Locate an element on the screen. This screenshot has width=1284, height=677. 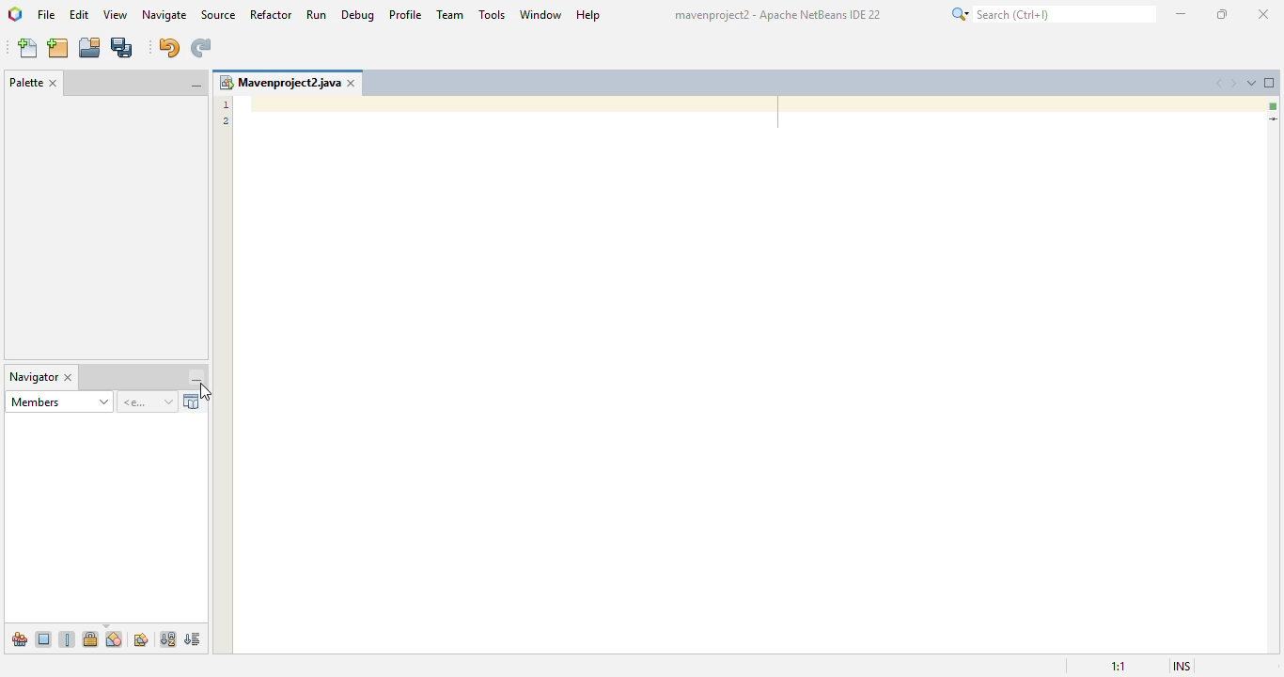
sort by source is located at coordinates (194, 638).